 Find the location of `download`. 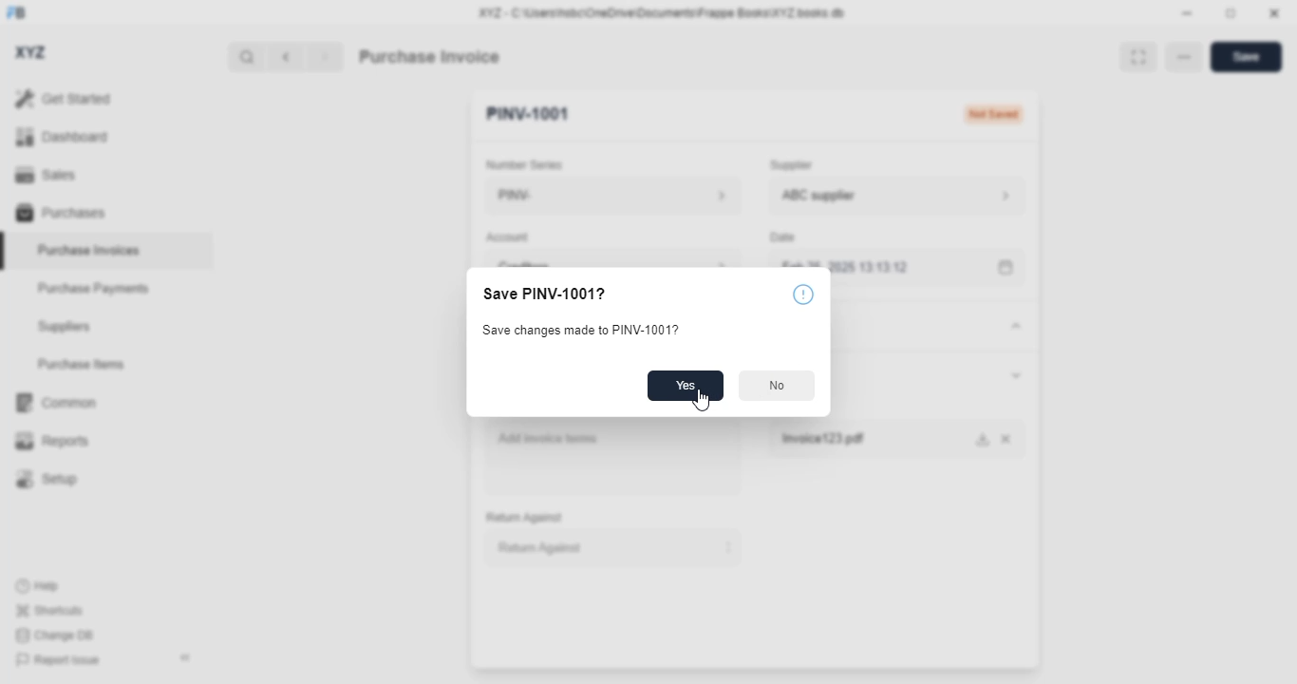

download is located at coordinates (983, 439).